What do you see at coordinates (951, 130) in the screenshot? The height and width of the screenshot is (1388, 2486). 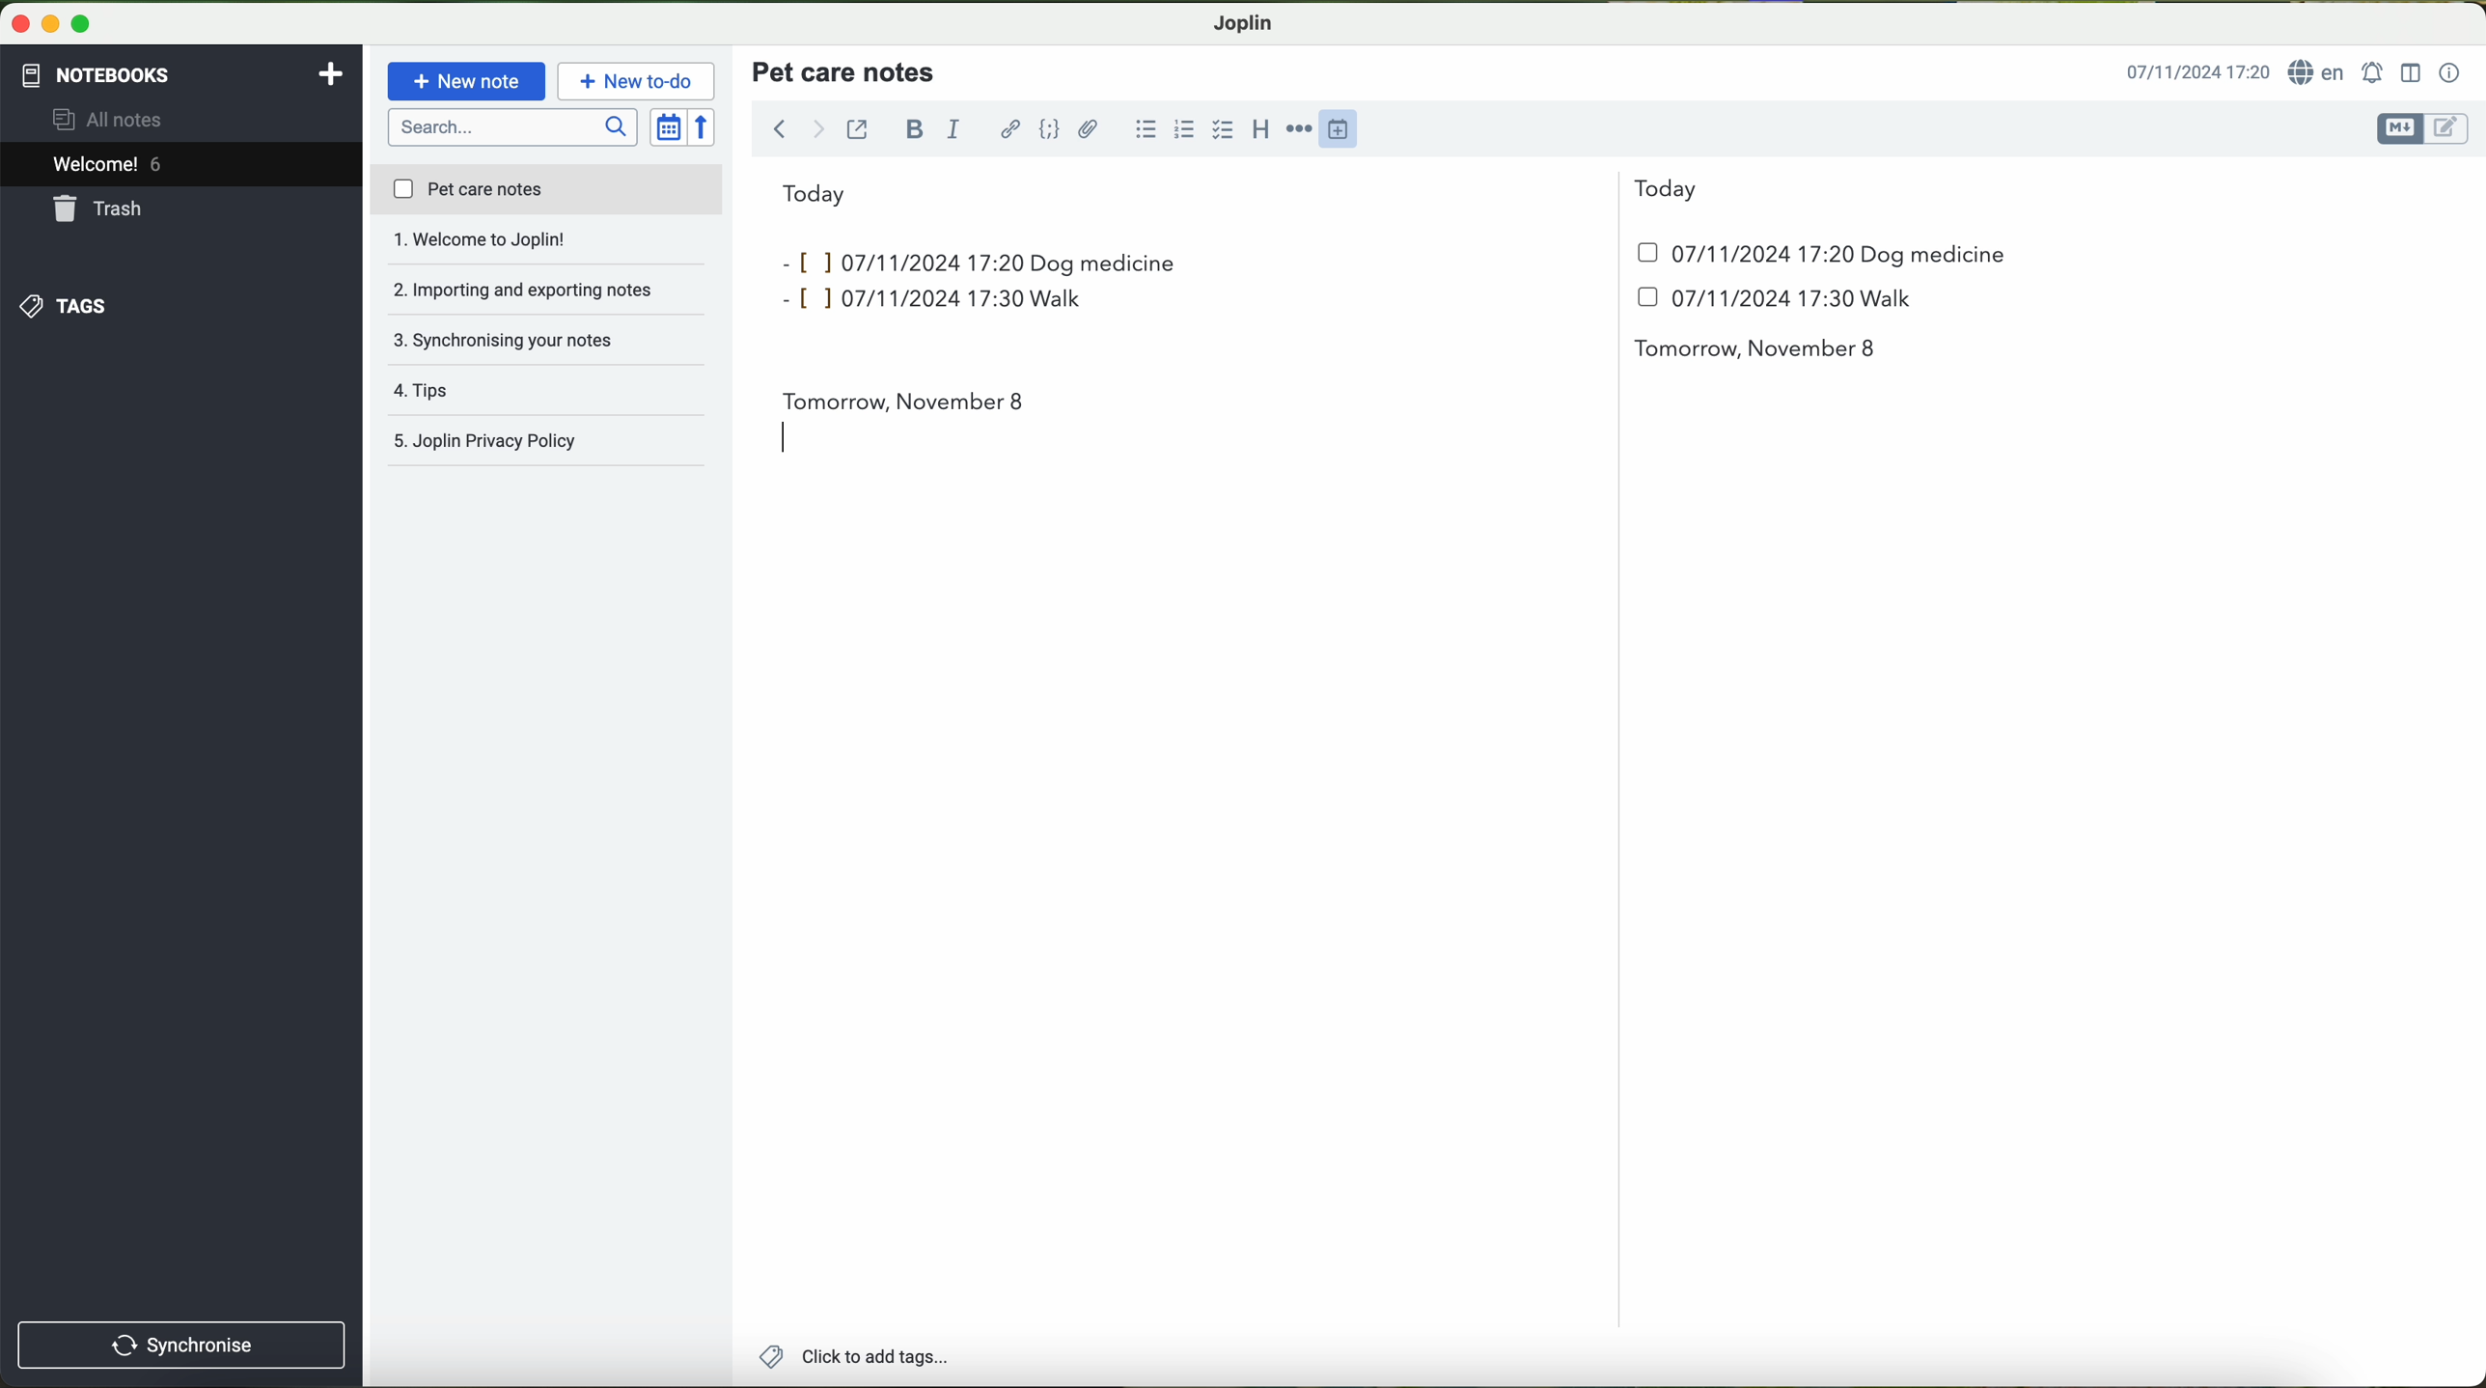 I see `italic` at bounding box center [951, 130].